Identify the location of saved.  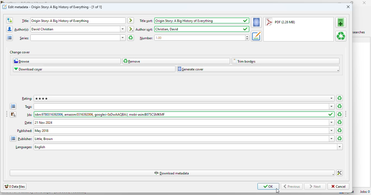
(331, 114).